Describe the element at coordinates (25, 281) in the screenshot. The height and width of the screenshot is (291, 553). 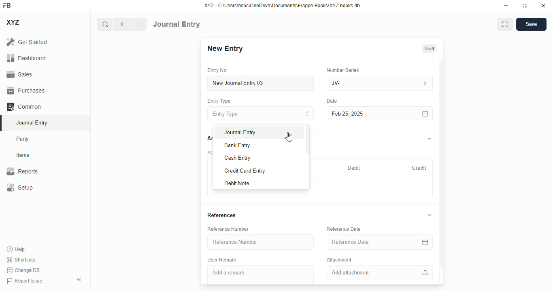
I see `report issue` at that location.